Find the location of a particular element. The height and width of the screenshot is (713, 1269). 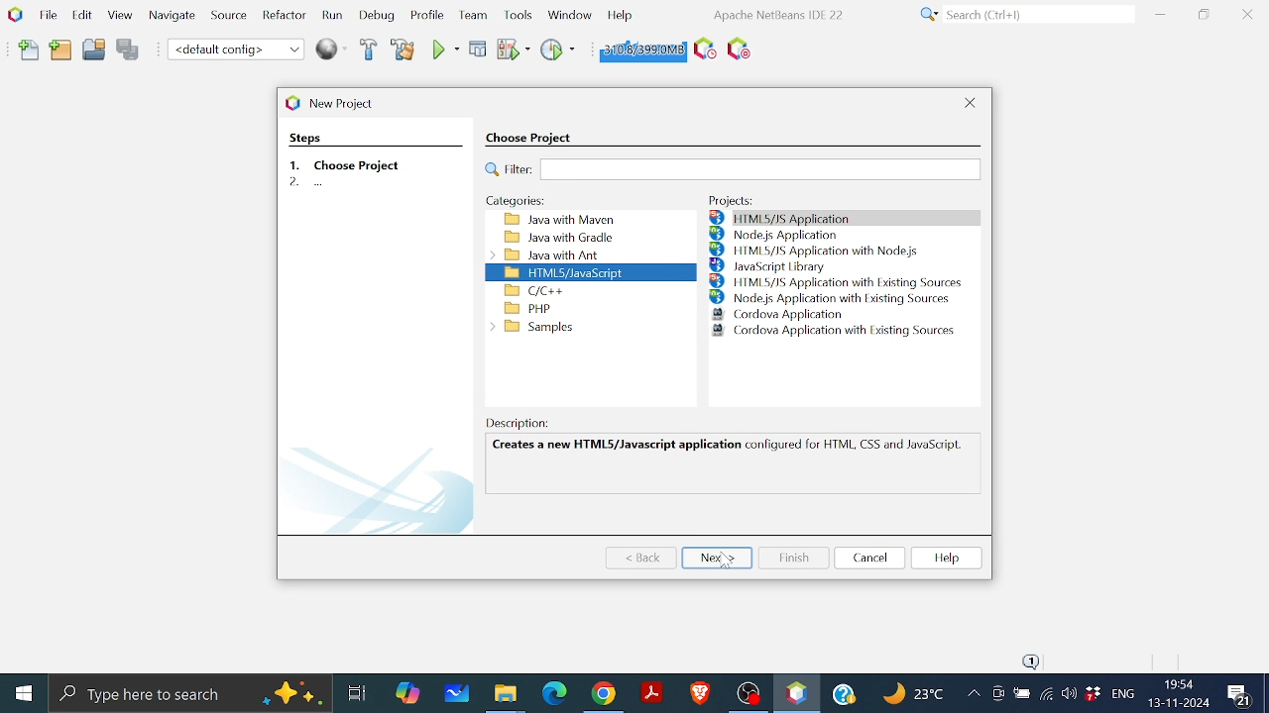

Google chrome is located at coordinates (606, 693).